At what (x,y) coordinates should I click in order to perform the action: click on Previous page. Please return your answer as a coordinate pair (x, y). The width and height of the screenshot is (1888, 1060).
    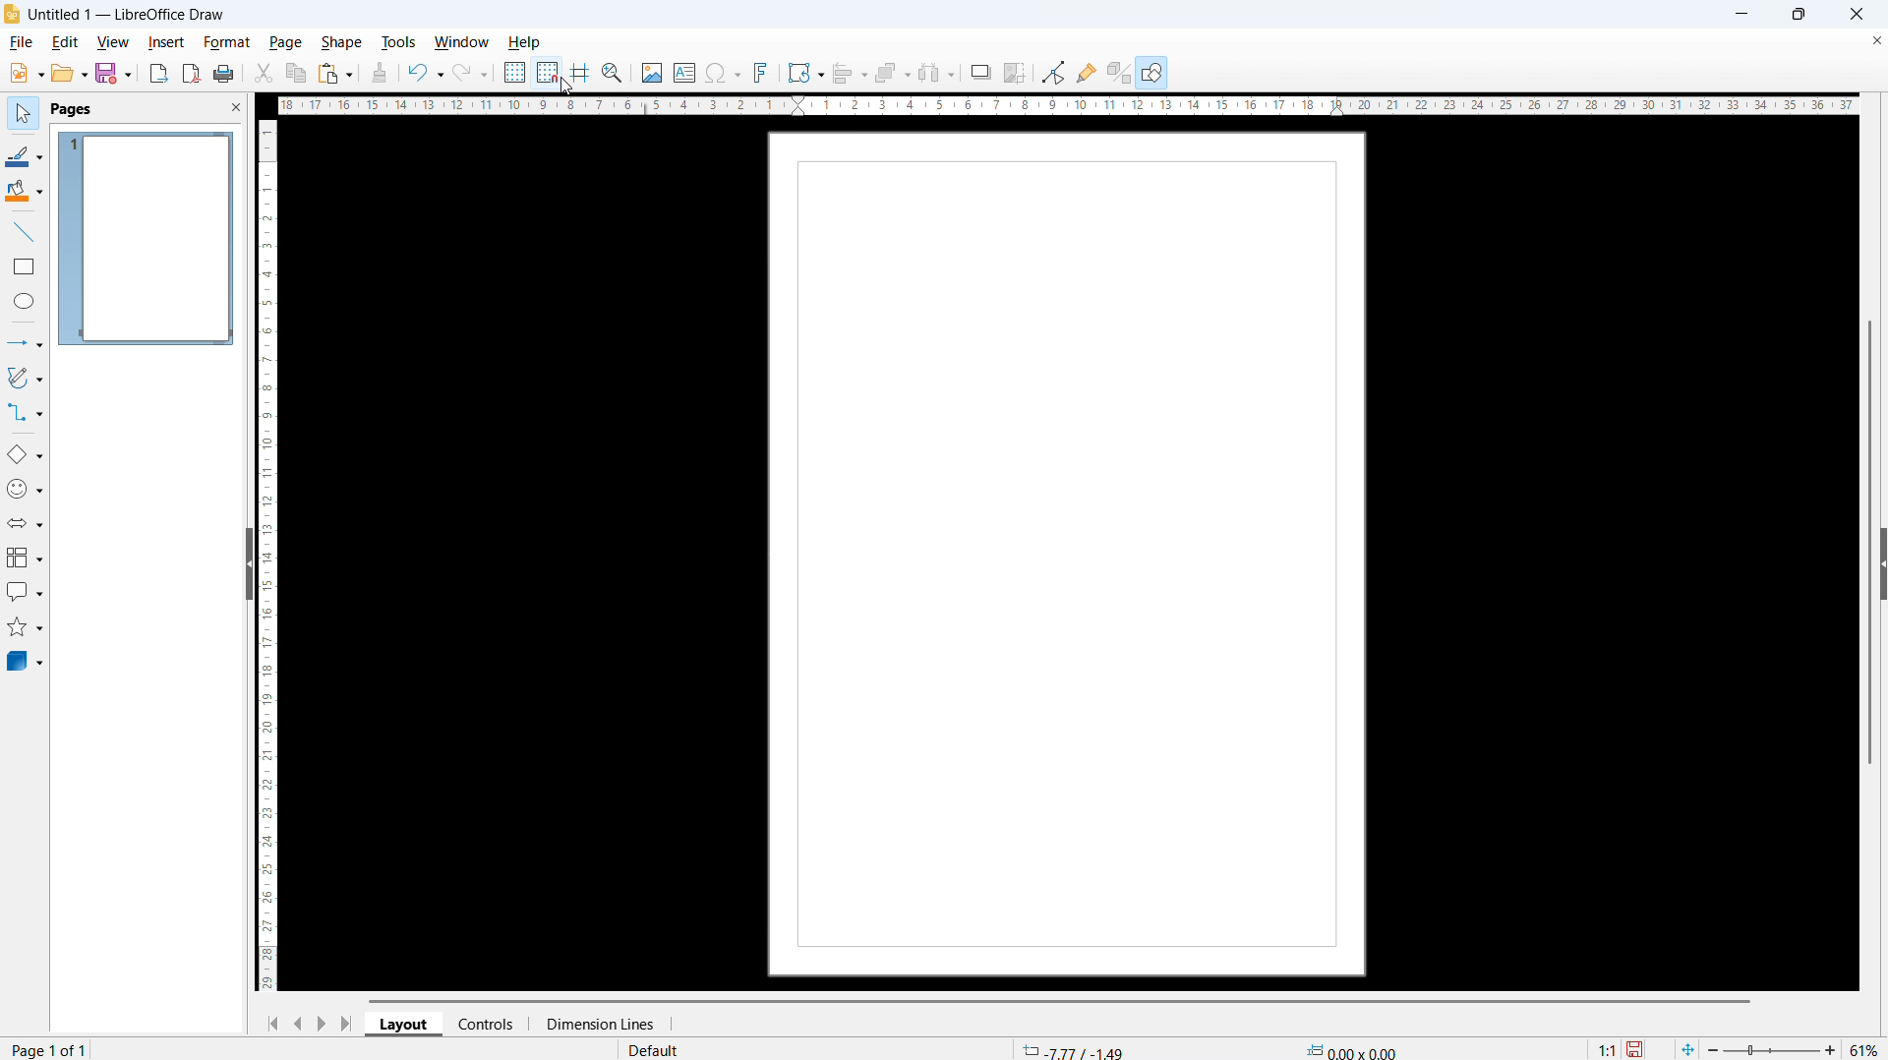
    Looking at the image, I should click on (300, 1024).